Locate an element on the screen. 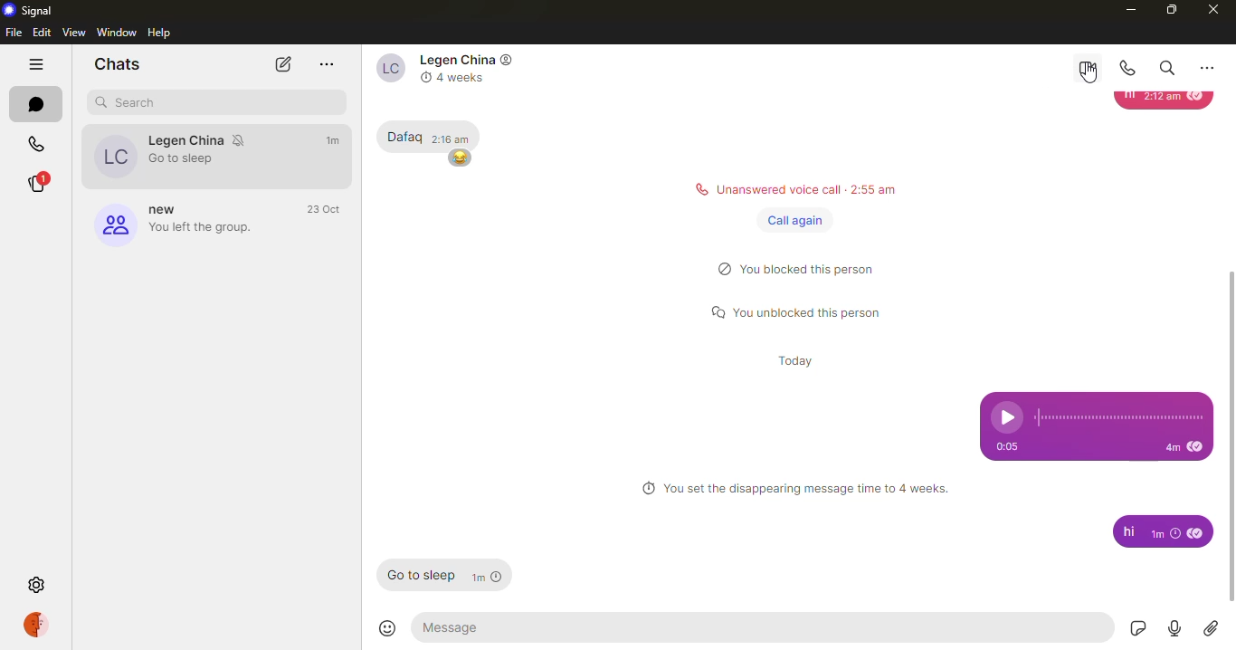 The image size is (1236, 650). blocked logo is located at coordinates (719, 269).